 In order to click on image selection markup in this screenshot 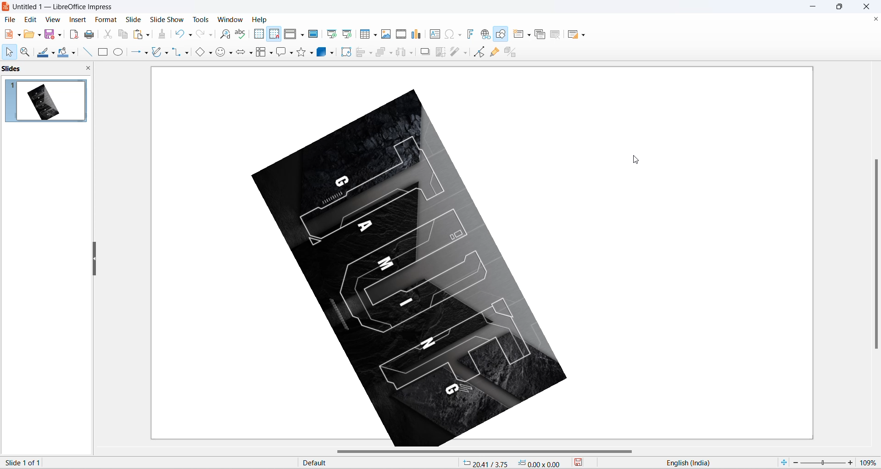, I will do `click(568, 276)`.